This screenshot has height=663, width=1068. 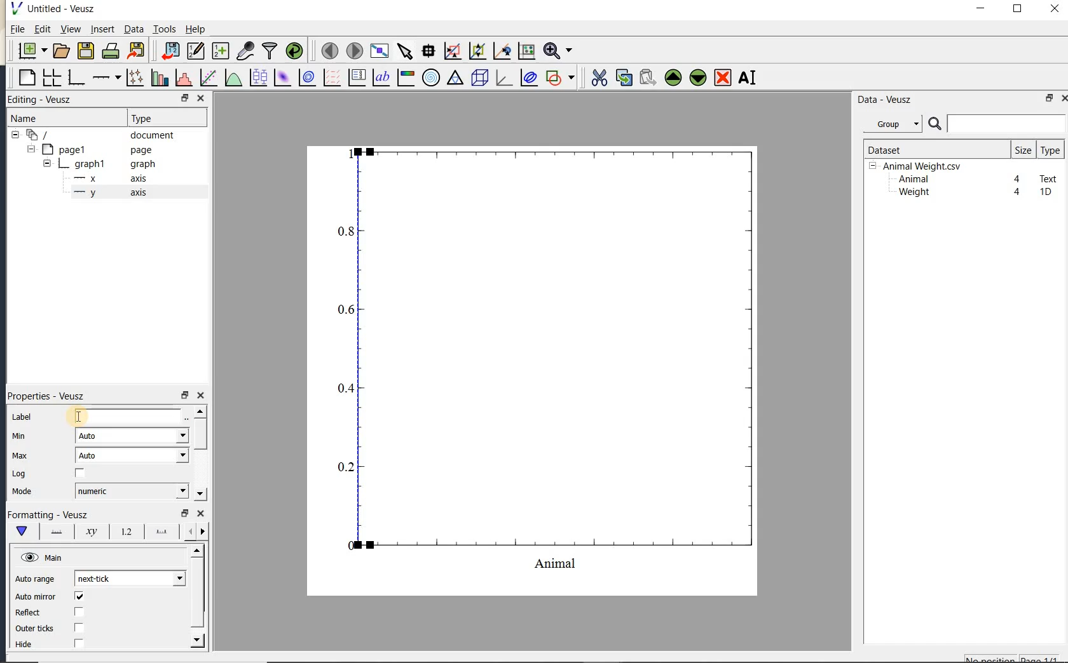 I want to click on Max, so click(x=20, y=455).